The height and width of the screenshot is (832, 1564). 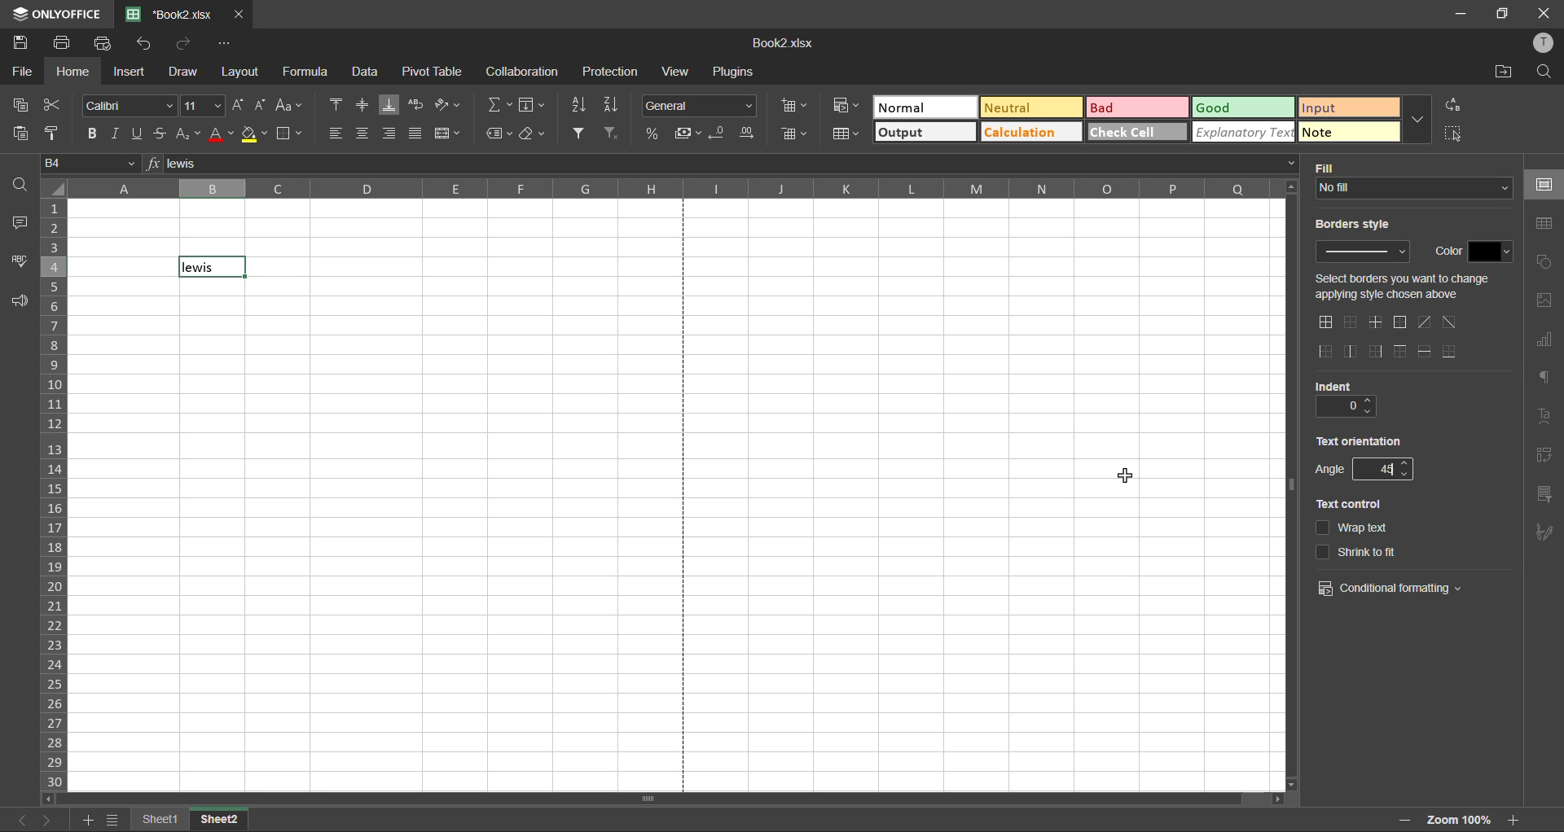 I want to click on align top, so click(x=339, y=107).